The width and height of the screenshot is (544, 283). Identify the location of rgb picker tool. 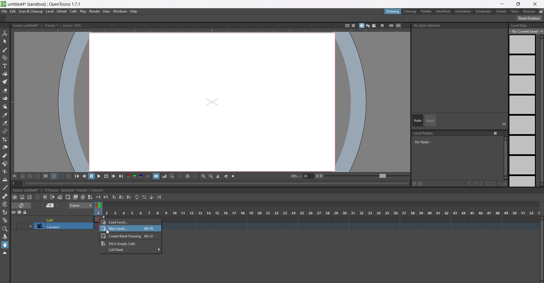
(5, 123).